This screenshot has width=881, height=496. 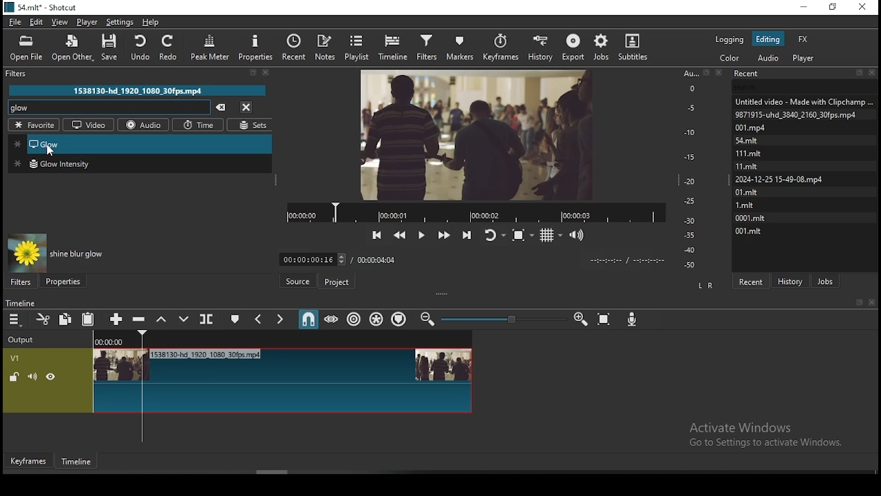 What do you see at coordinates (27, 253) in the screenshot?
I see `filter preview` at bounding box center [27, 253].